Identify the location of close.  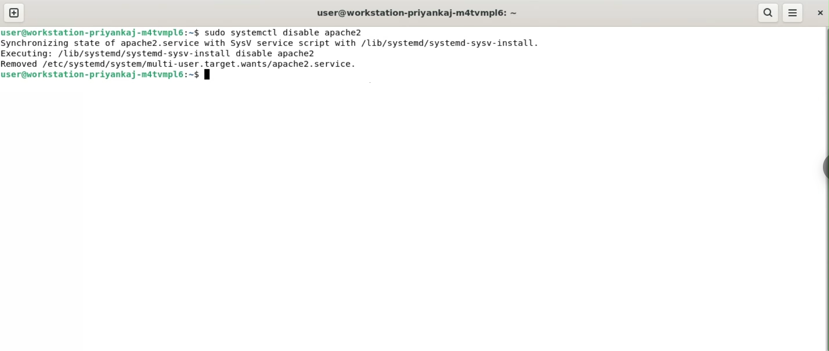
(819, 13).